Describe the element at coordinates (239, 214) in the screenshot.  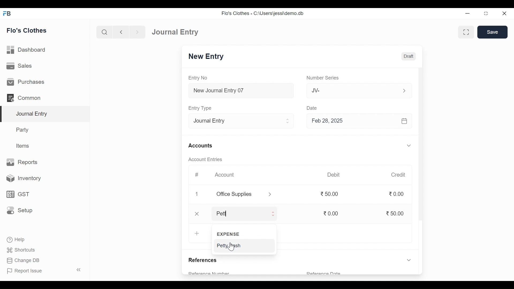
I see `Pett` at that location.